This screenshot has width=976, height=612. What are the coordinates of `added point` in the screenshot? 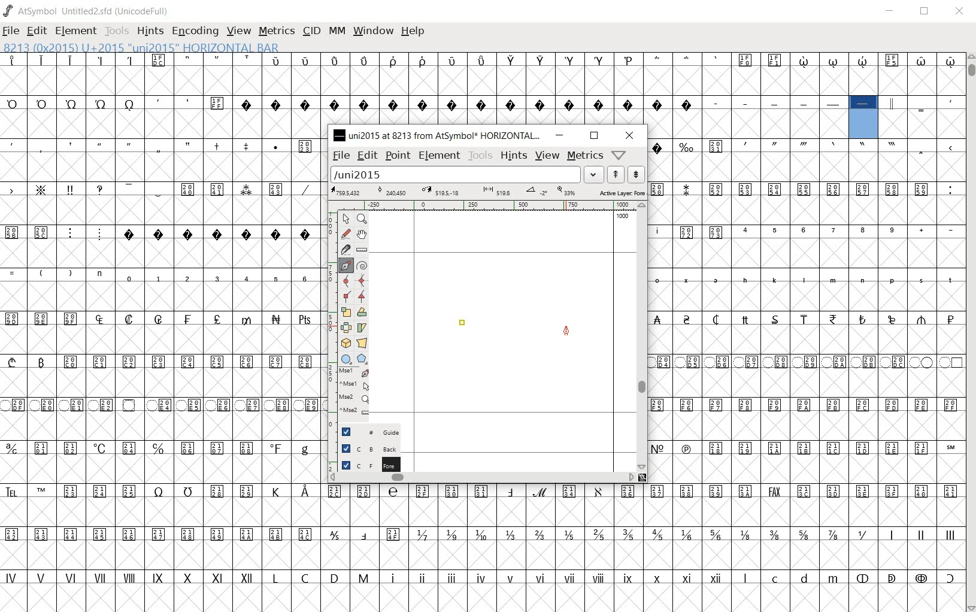 It's located at (463, 325).